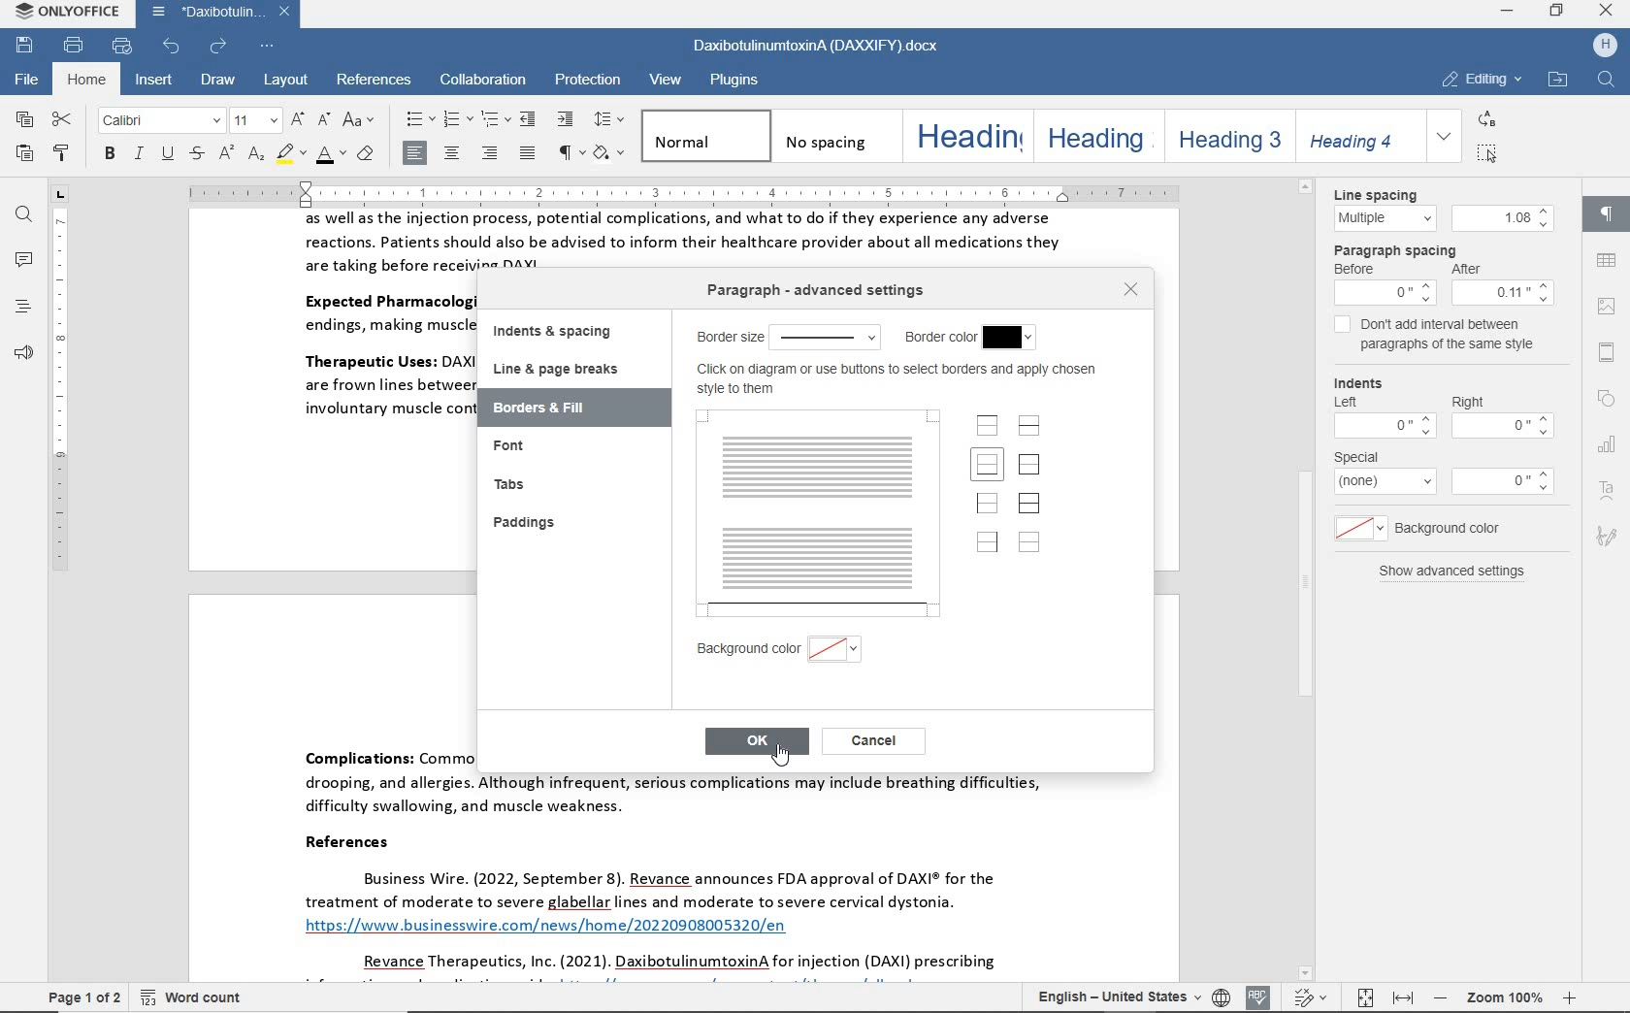  I want to click on justified, so click(529, 154).